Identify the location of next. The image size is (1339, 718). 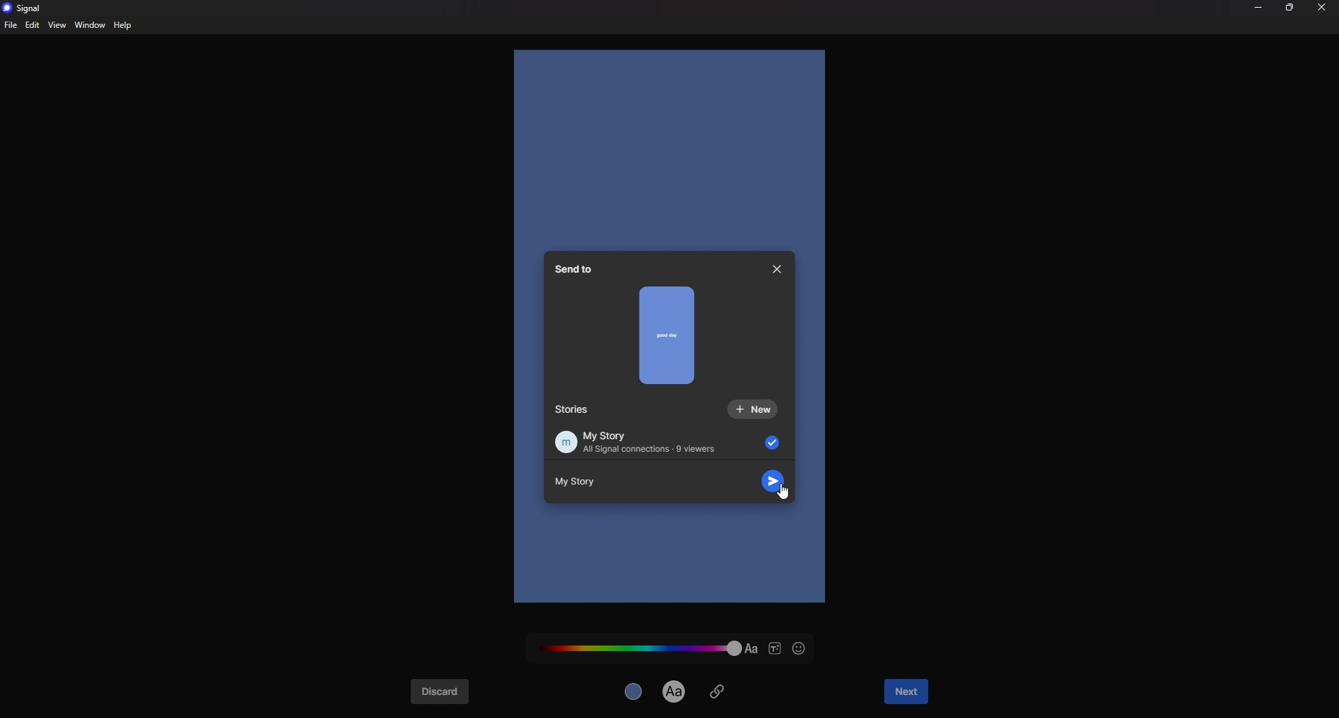
(908, 692).